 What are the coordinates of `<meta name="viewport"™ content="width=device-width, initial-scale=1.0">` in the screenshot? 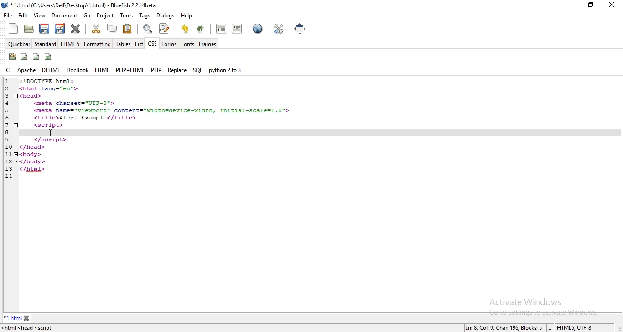 It's located at (162, 110).